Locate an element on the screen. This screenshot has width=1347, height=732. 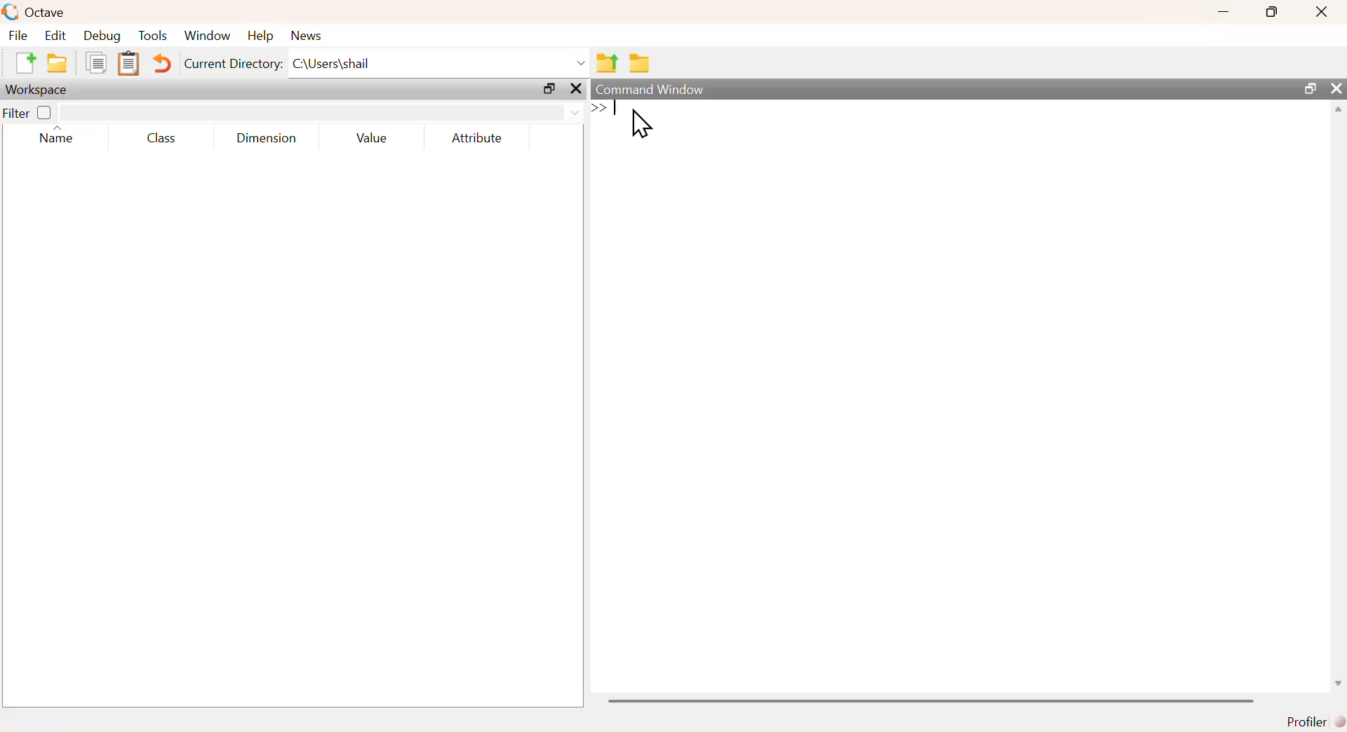
open an existing file in editor is located at coordinates (58, 63).